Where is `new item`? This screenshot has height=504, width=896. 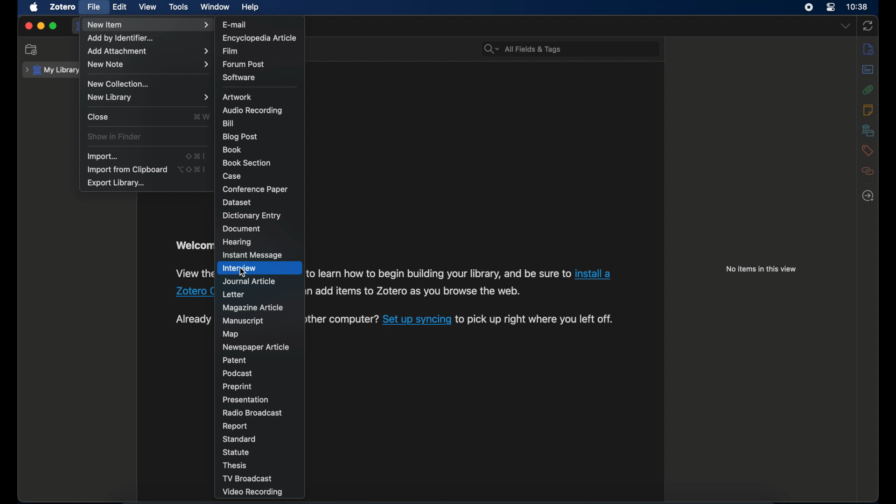 new item is located at coordinates (148, 25).